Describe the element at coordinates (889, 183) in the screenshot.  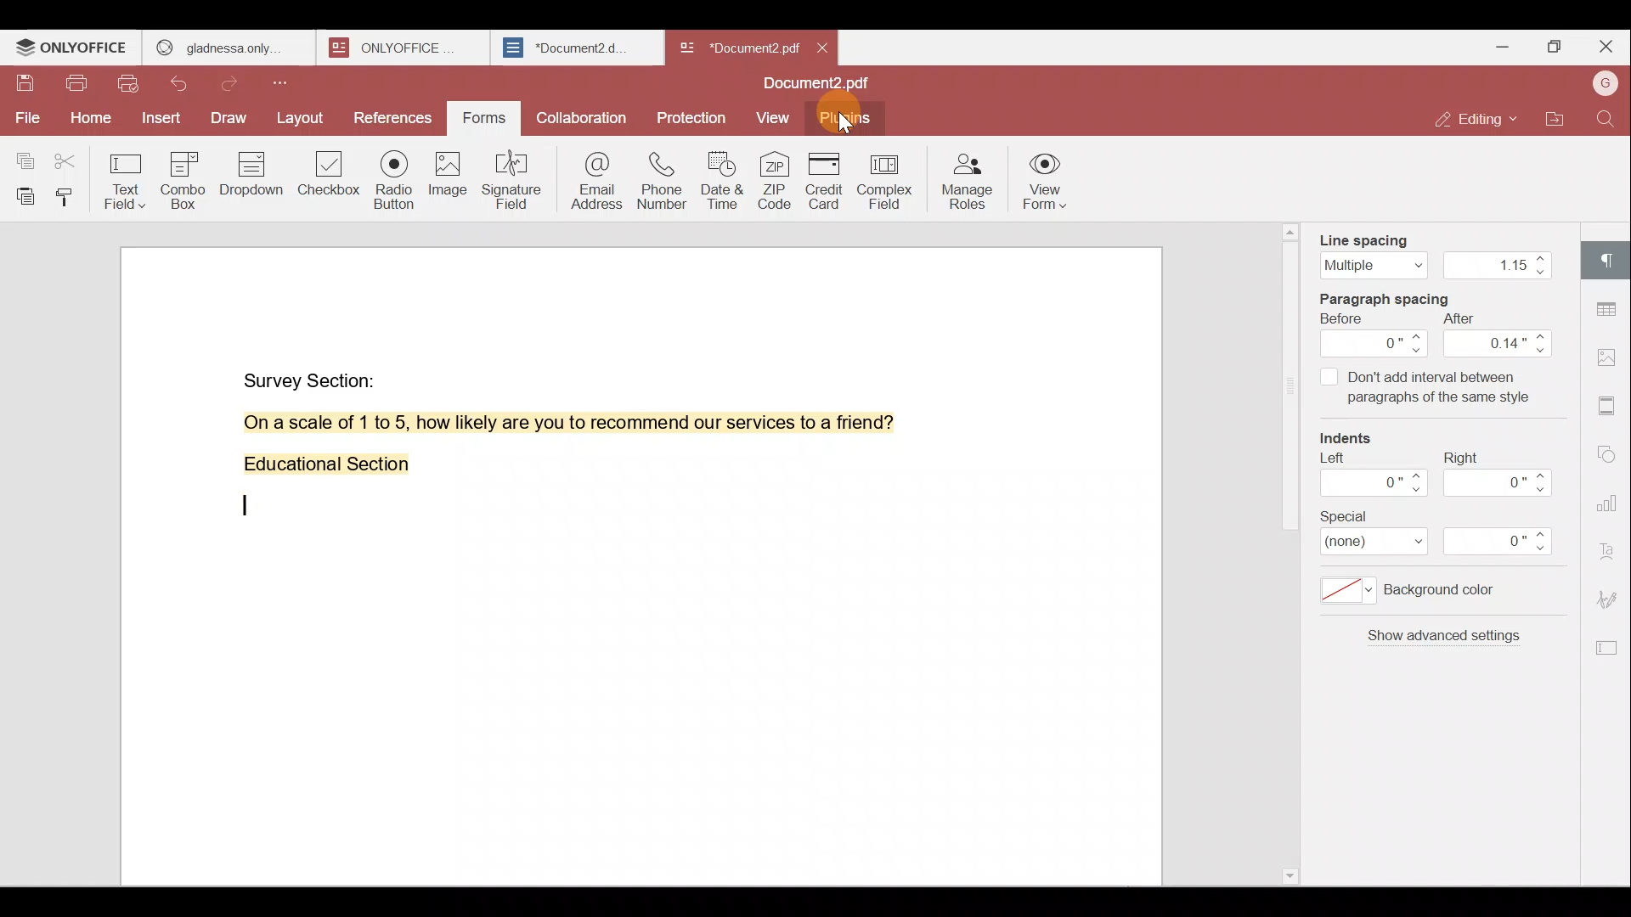
I see `Complex field` at that location.